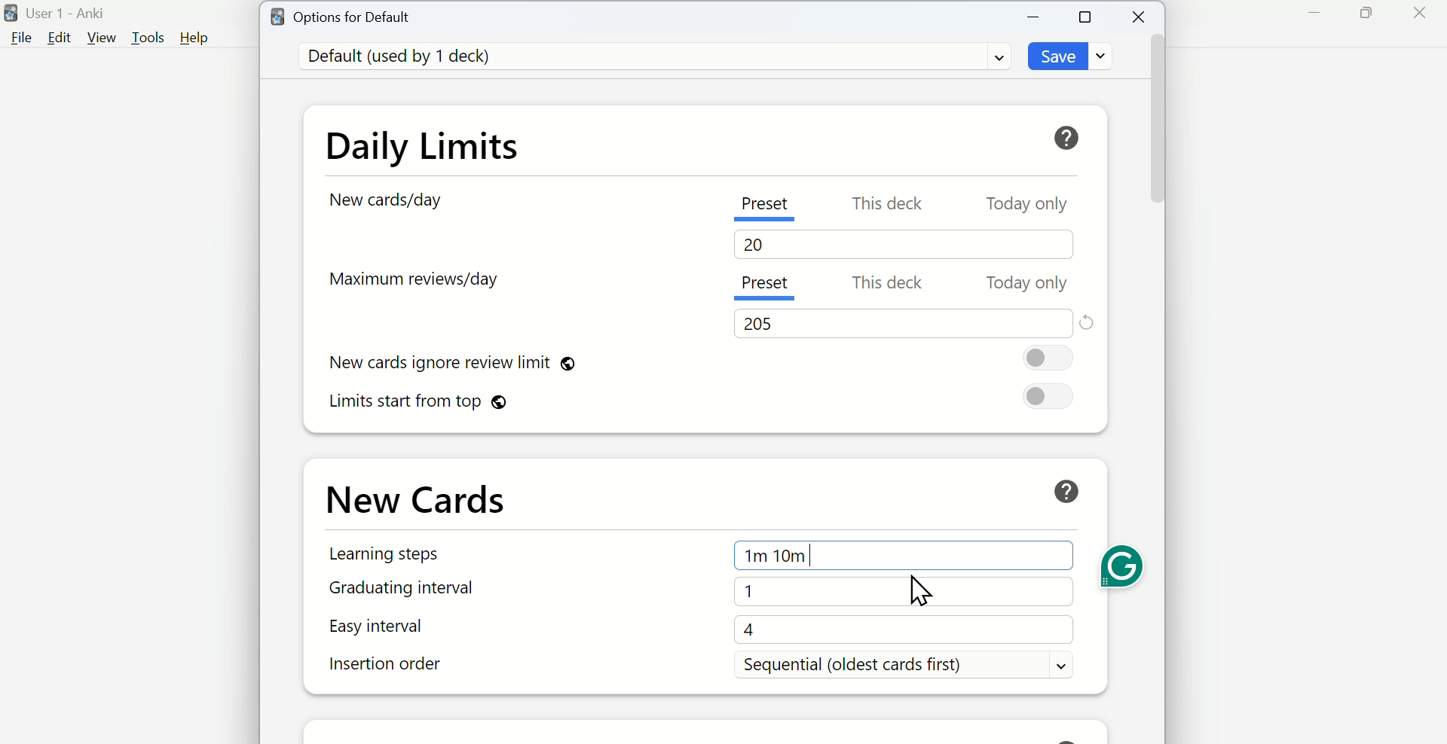  What do you see at coordinates (1052, 358) in the screenshot?
I see `On/Off Toggle` at bounding box center [1052, 358].